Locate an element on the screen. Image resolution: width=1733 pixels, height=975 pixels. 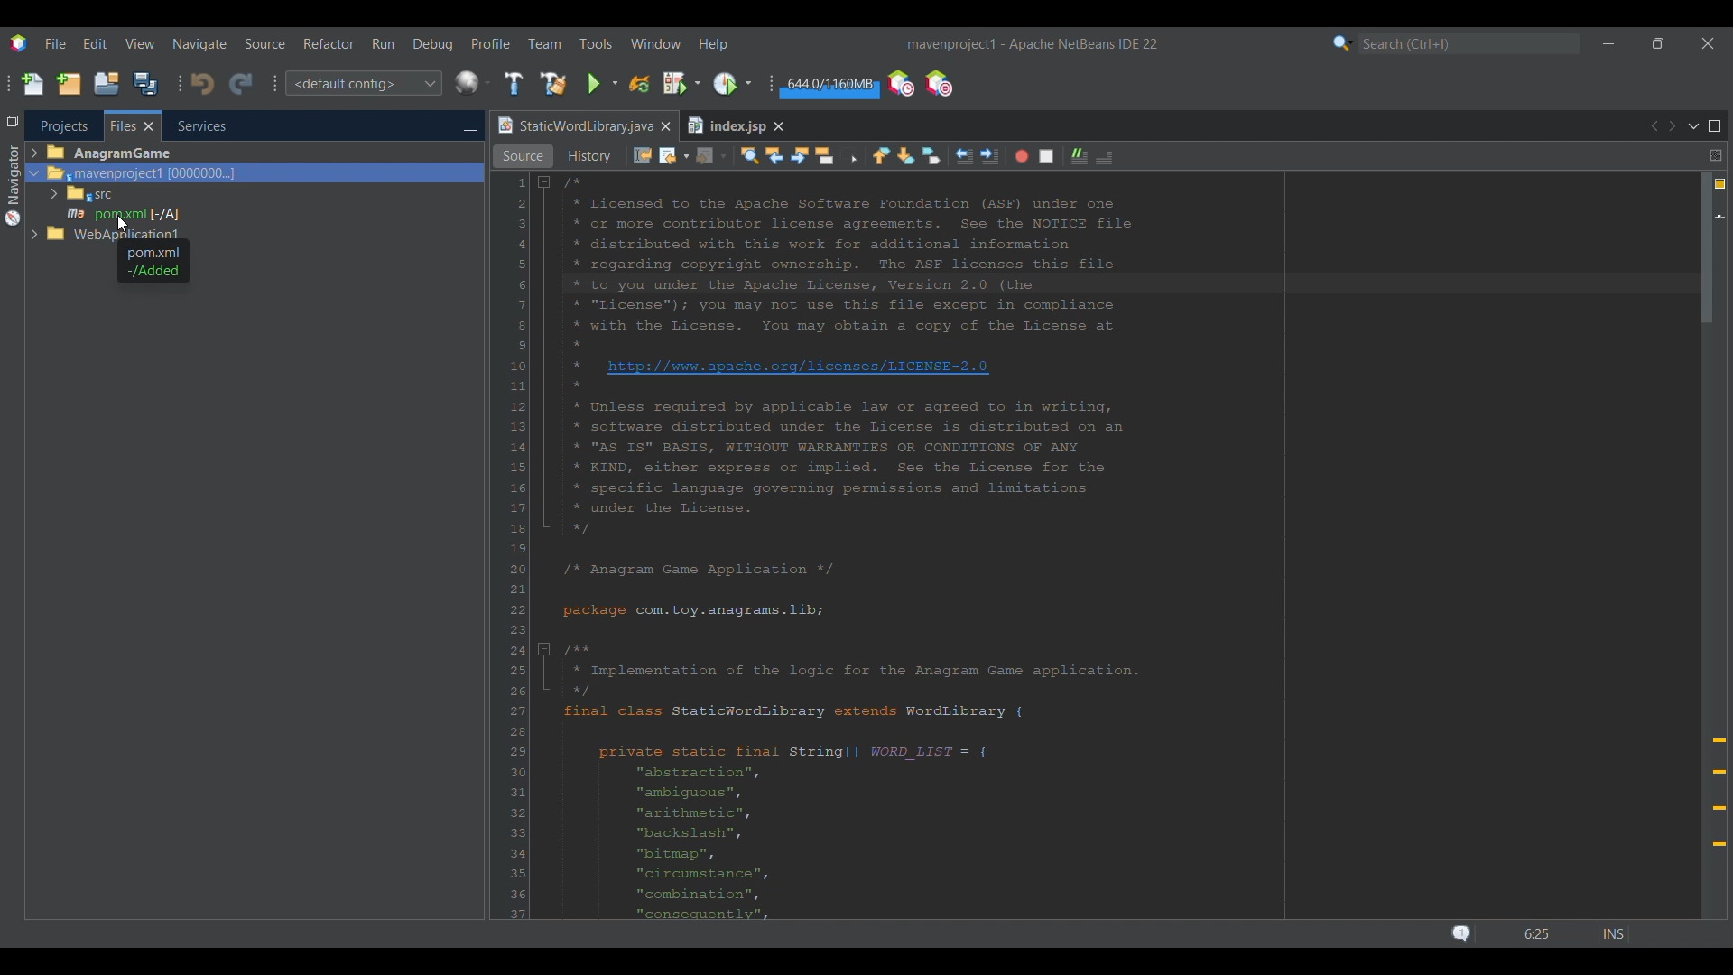
Run menu is located at coordinates (383, 43).